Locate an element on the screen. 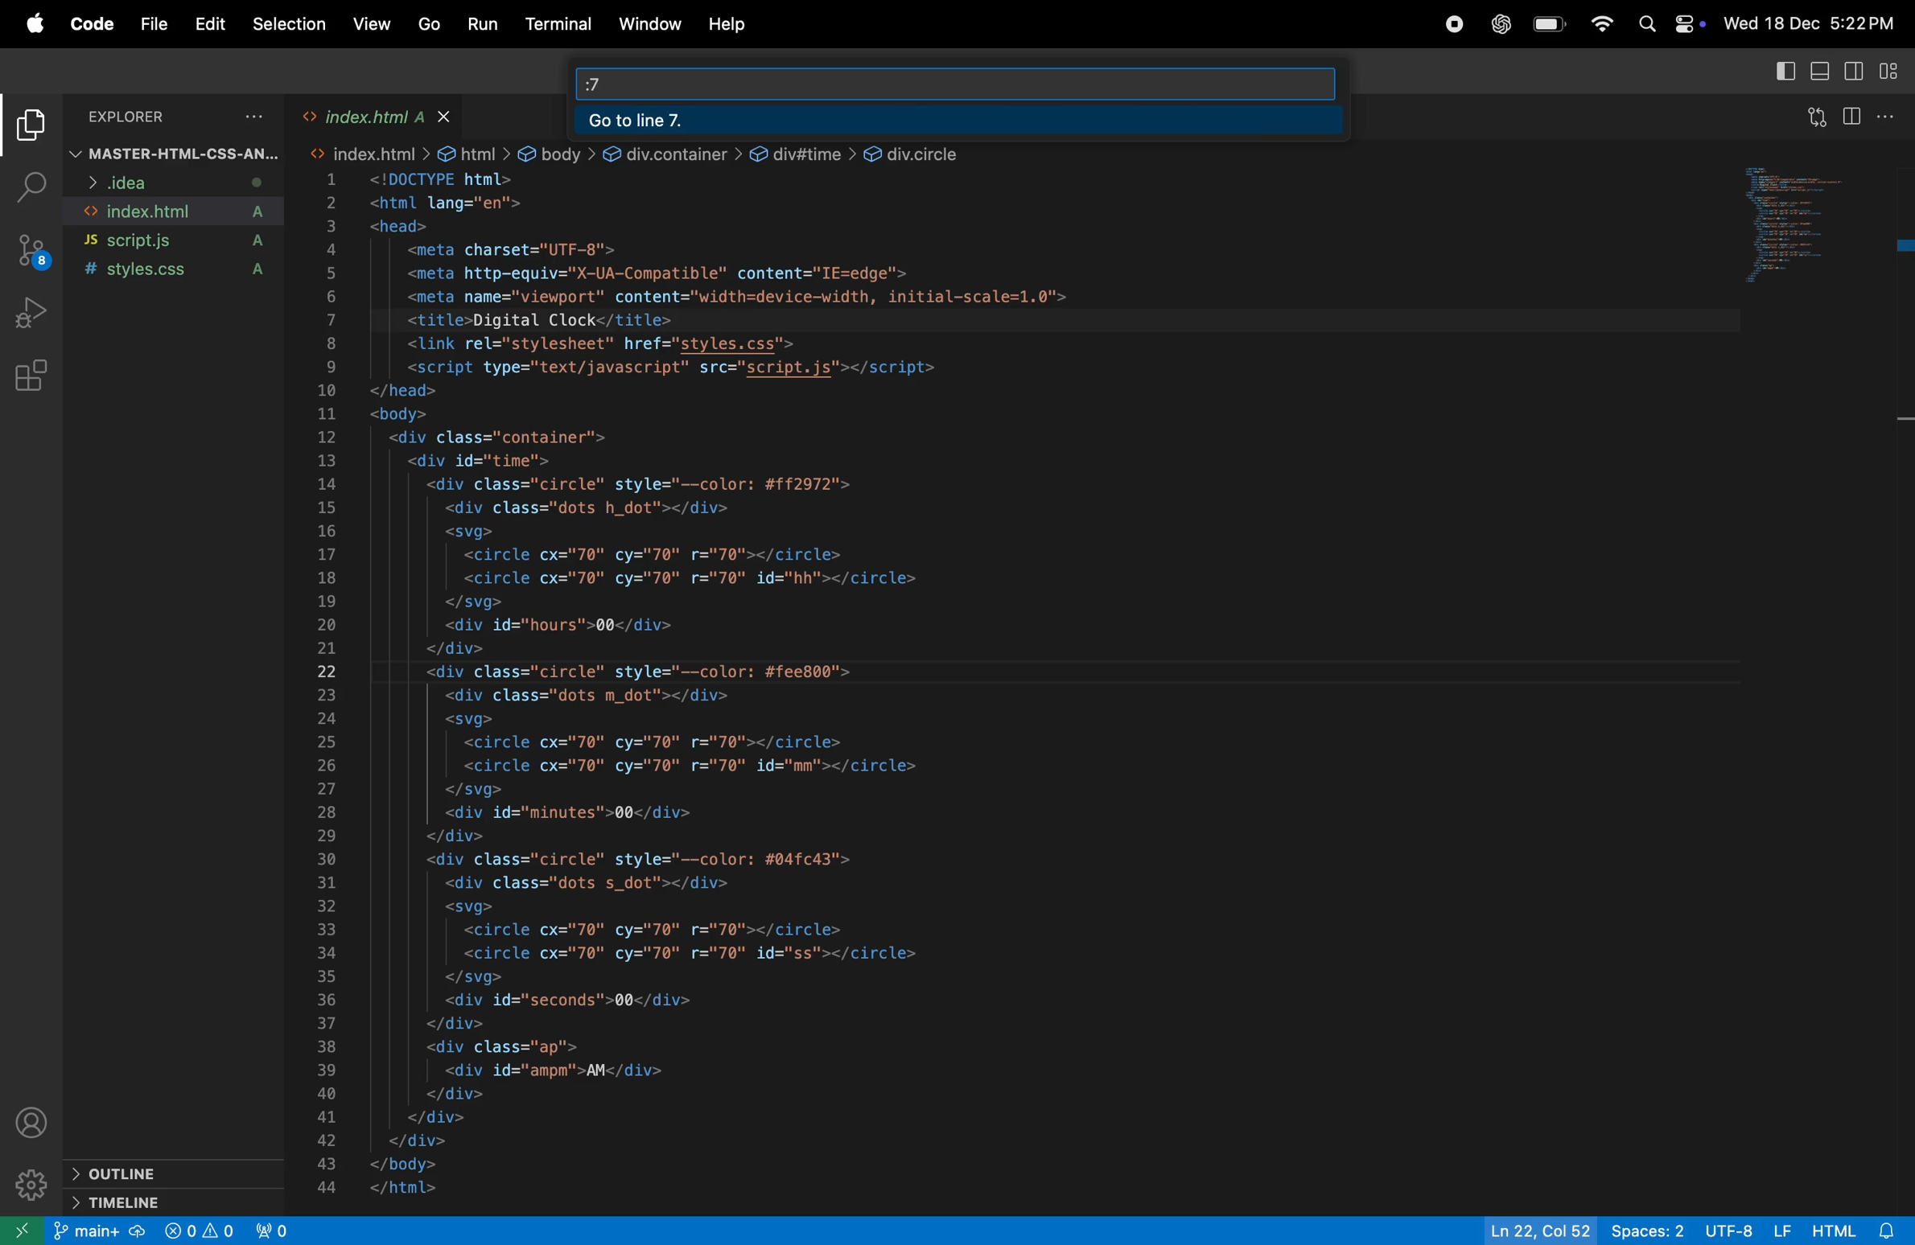 The width and height of the screenshot is (1915, 1245). battery is located at coordinates (1546, 25).